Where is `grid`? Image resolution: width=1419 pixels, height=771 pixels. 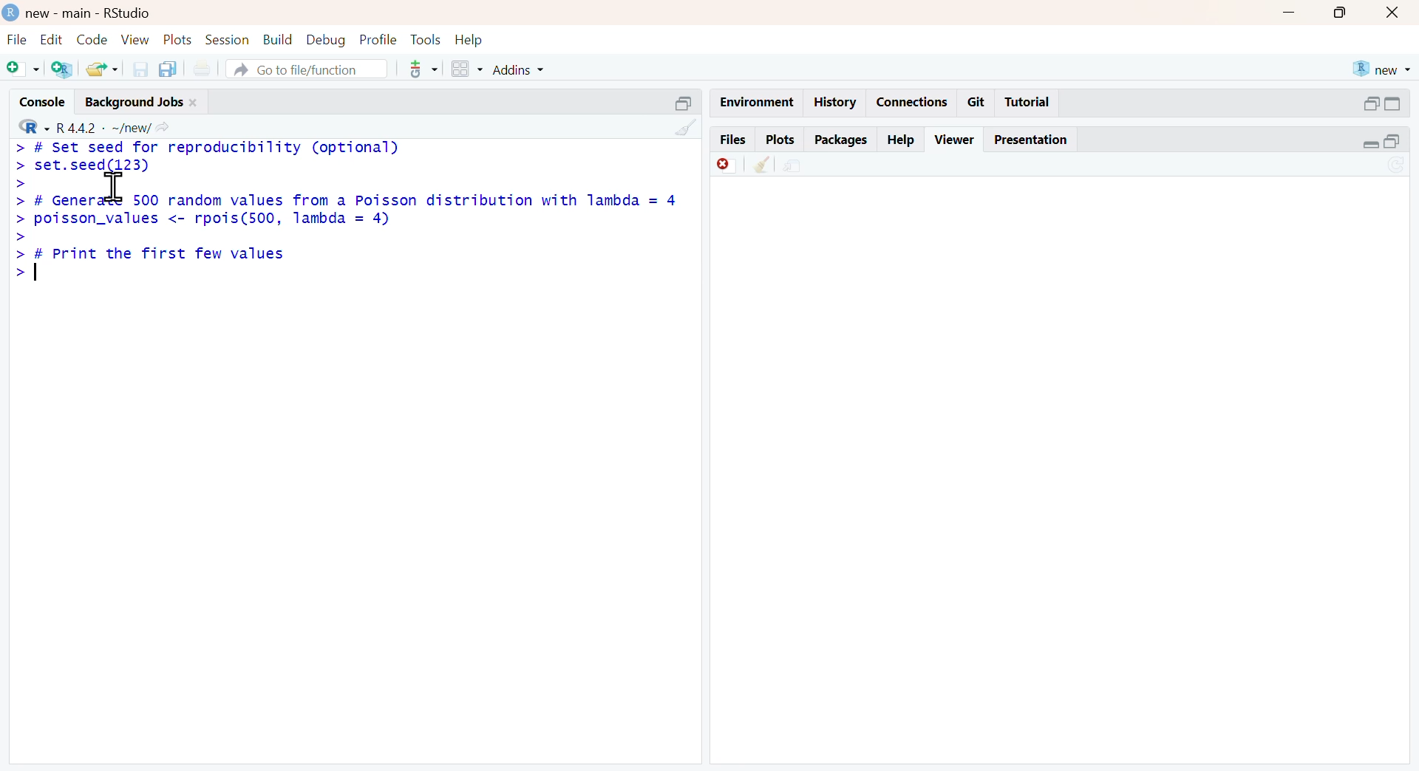
grid is located at coordinates (469, 69).